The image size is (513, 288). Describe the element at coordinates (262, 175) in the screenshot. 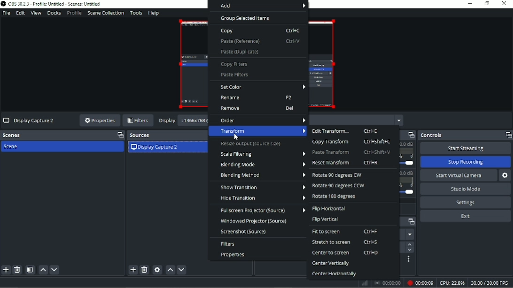

I see `Blending method` at that location.